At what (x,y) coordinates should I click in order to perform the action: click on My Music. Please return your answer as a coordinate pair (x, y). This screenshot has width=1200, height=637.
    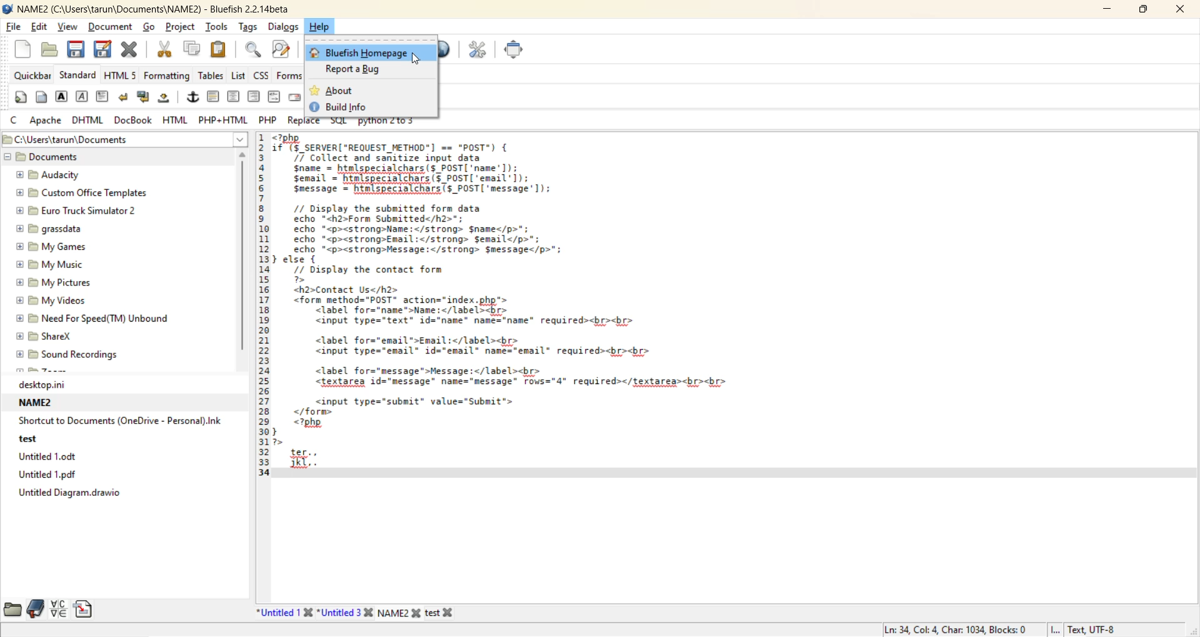
    Looking at the image, I should click on (42, 265).